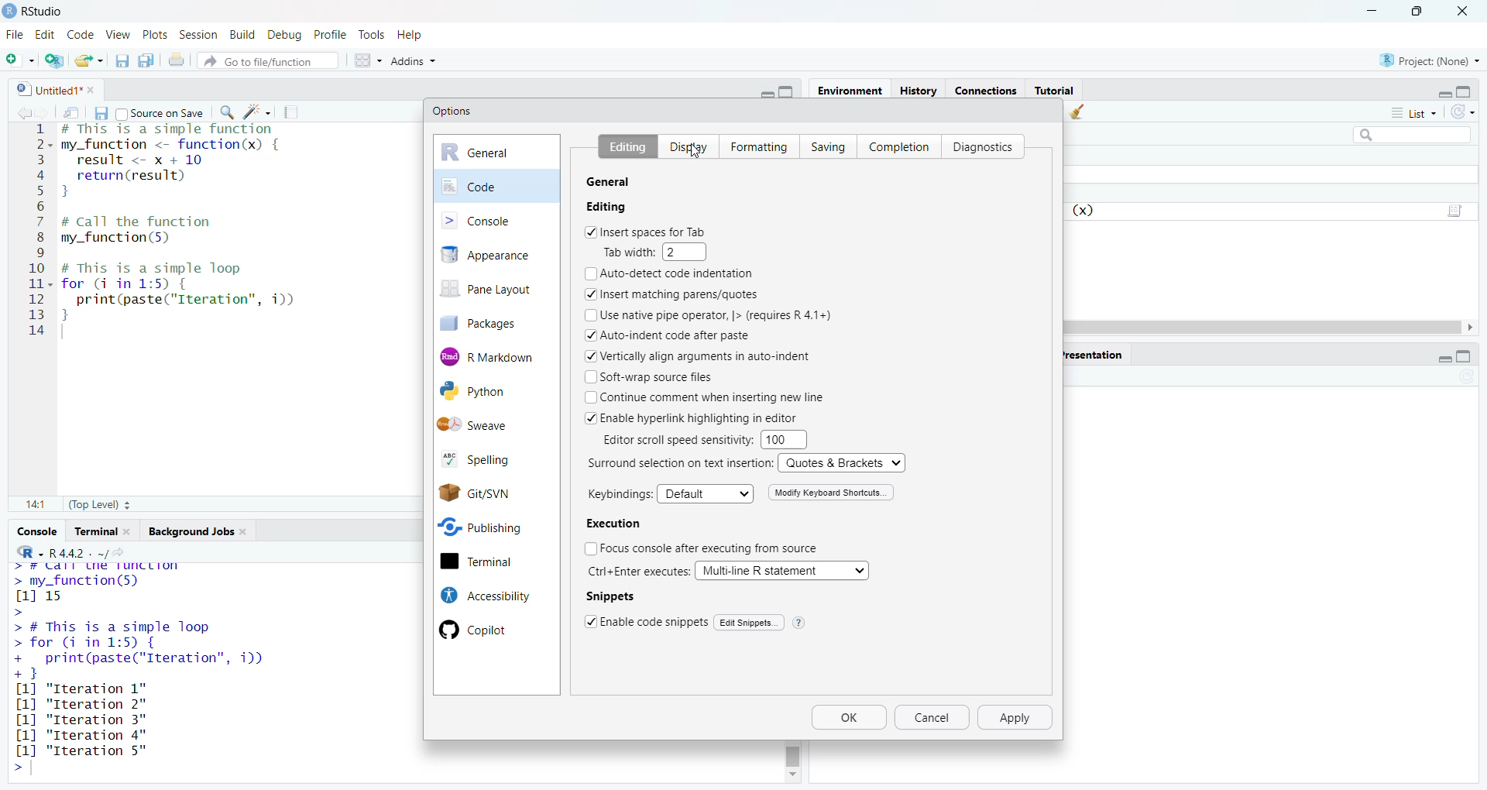 The width and height of the screenshot is (1487, 790). What do you see at coordinates (620, 181) in the screenshot?
I see `R Sessions` at bounding box center [620, 181].